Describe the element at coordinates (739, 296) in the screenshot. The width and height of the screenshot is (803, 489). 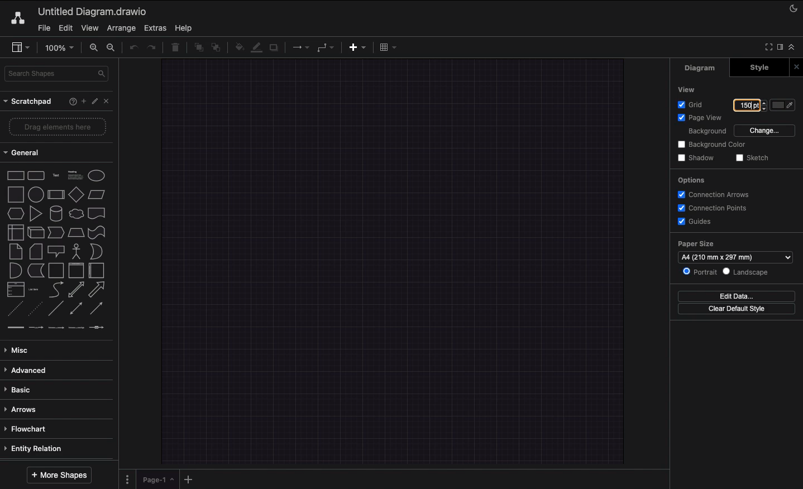
I see `Edit data` at that location.